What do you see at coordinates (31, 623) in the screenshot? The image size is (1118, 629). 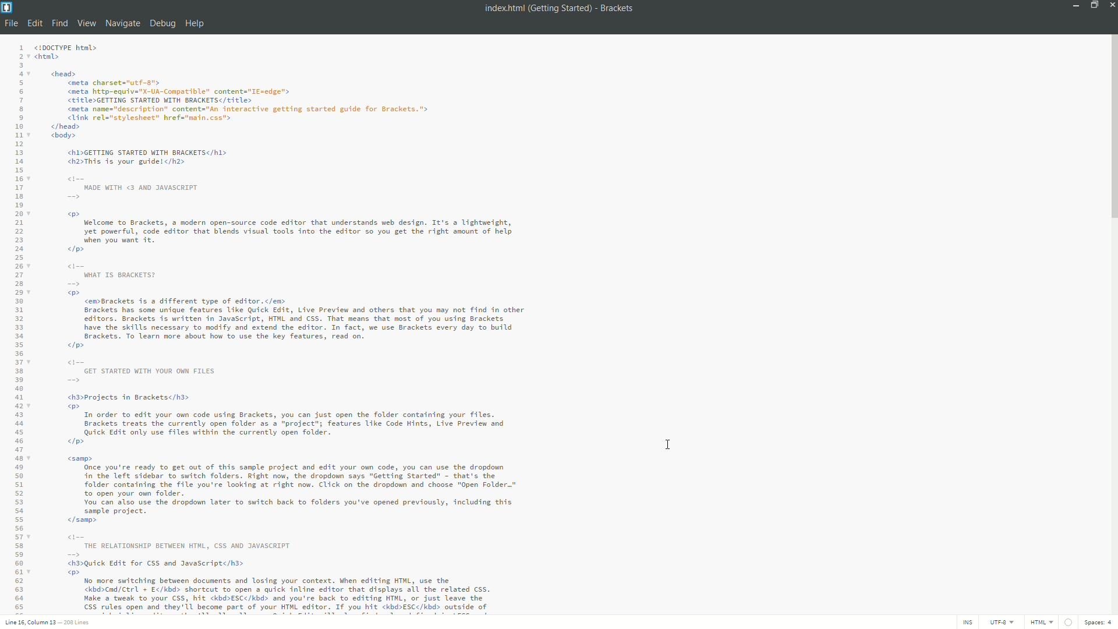 I see `cursor position` at bounding box center [31, 623].